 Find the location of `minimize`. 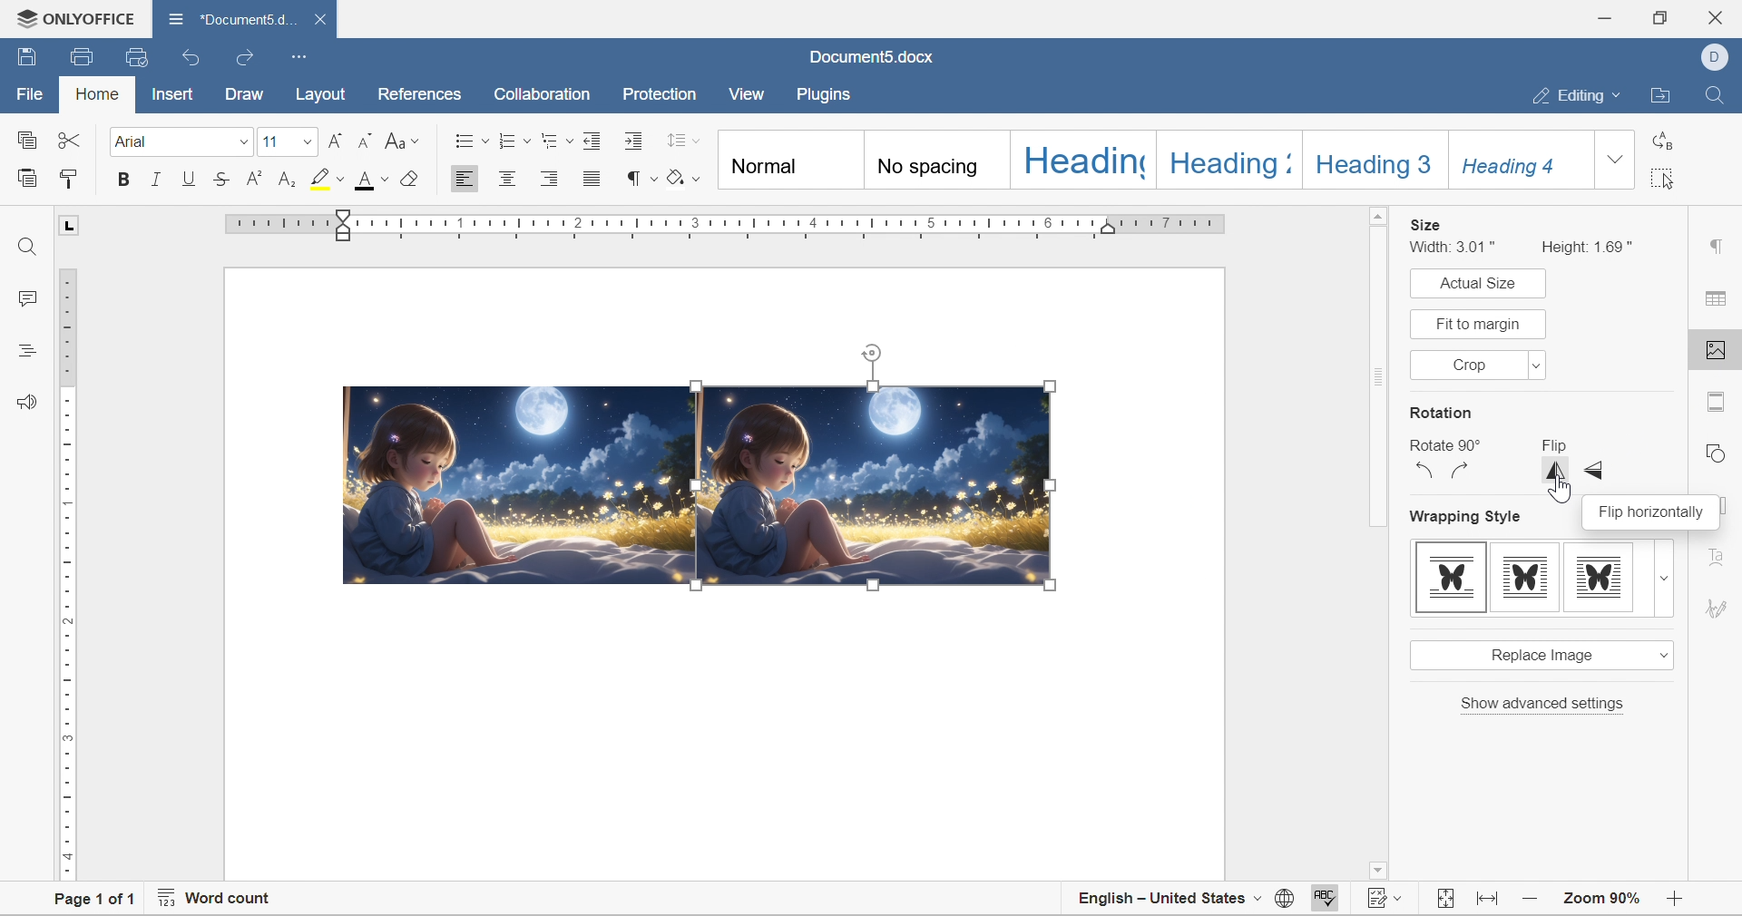

minimize is located at coordinates (1601, 19).